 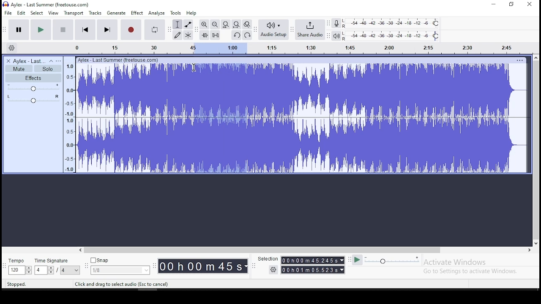 I want to click on pause, so click(x=18, y=30).